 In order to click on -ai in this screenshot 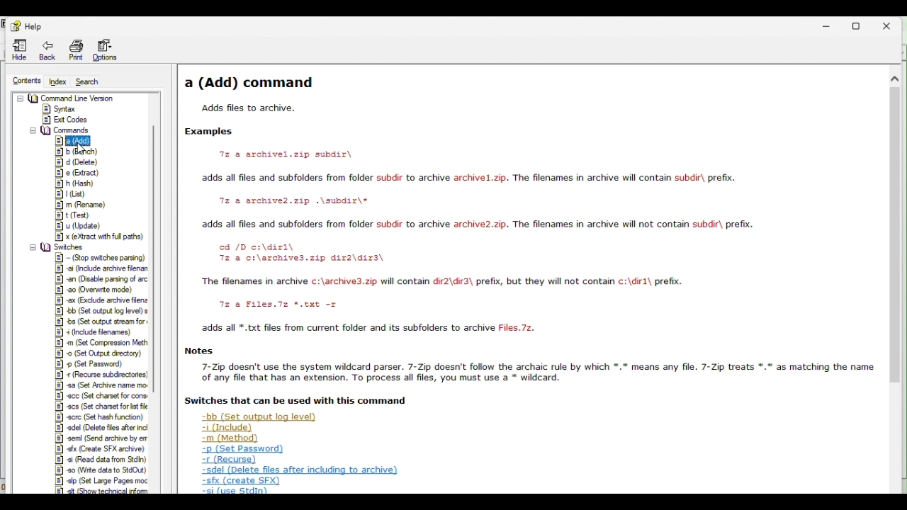, I will do `click(102, 268)`.